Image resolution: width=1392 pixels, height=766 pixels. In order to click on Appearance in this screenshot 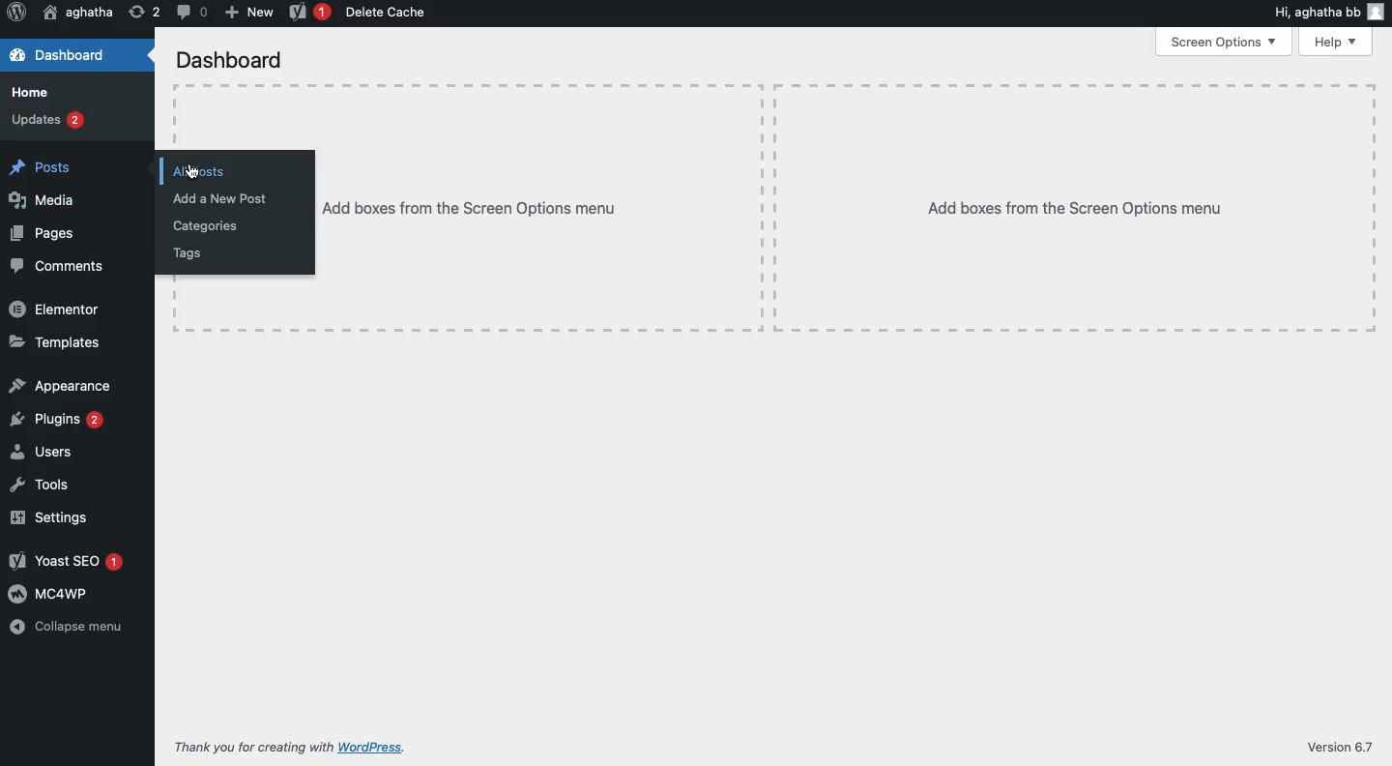, I will do `click(60, 385)`.